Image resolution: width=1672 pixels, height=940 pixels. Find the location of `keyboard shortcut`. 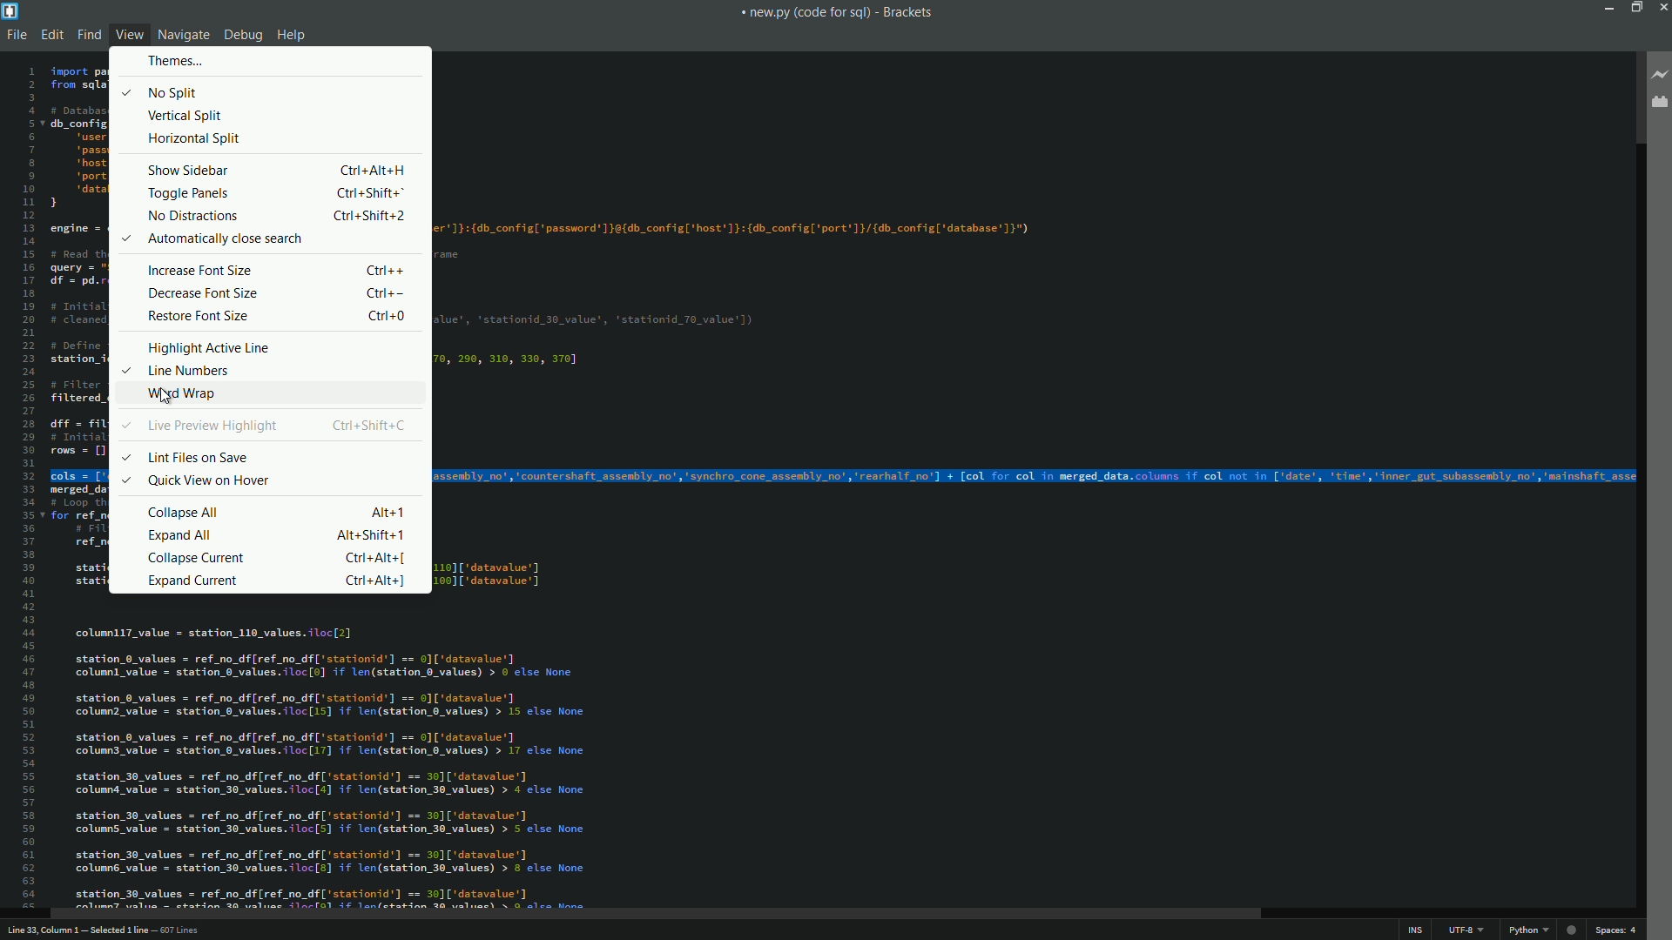

keyboard shortcut is located at coordinates (373, 193).